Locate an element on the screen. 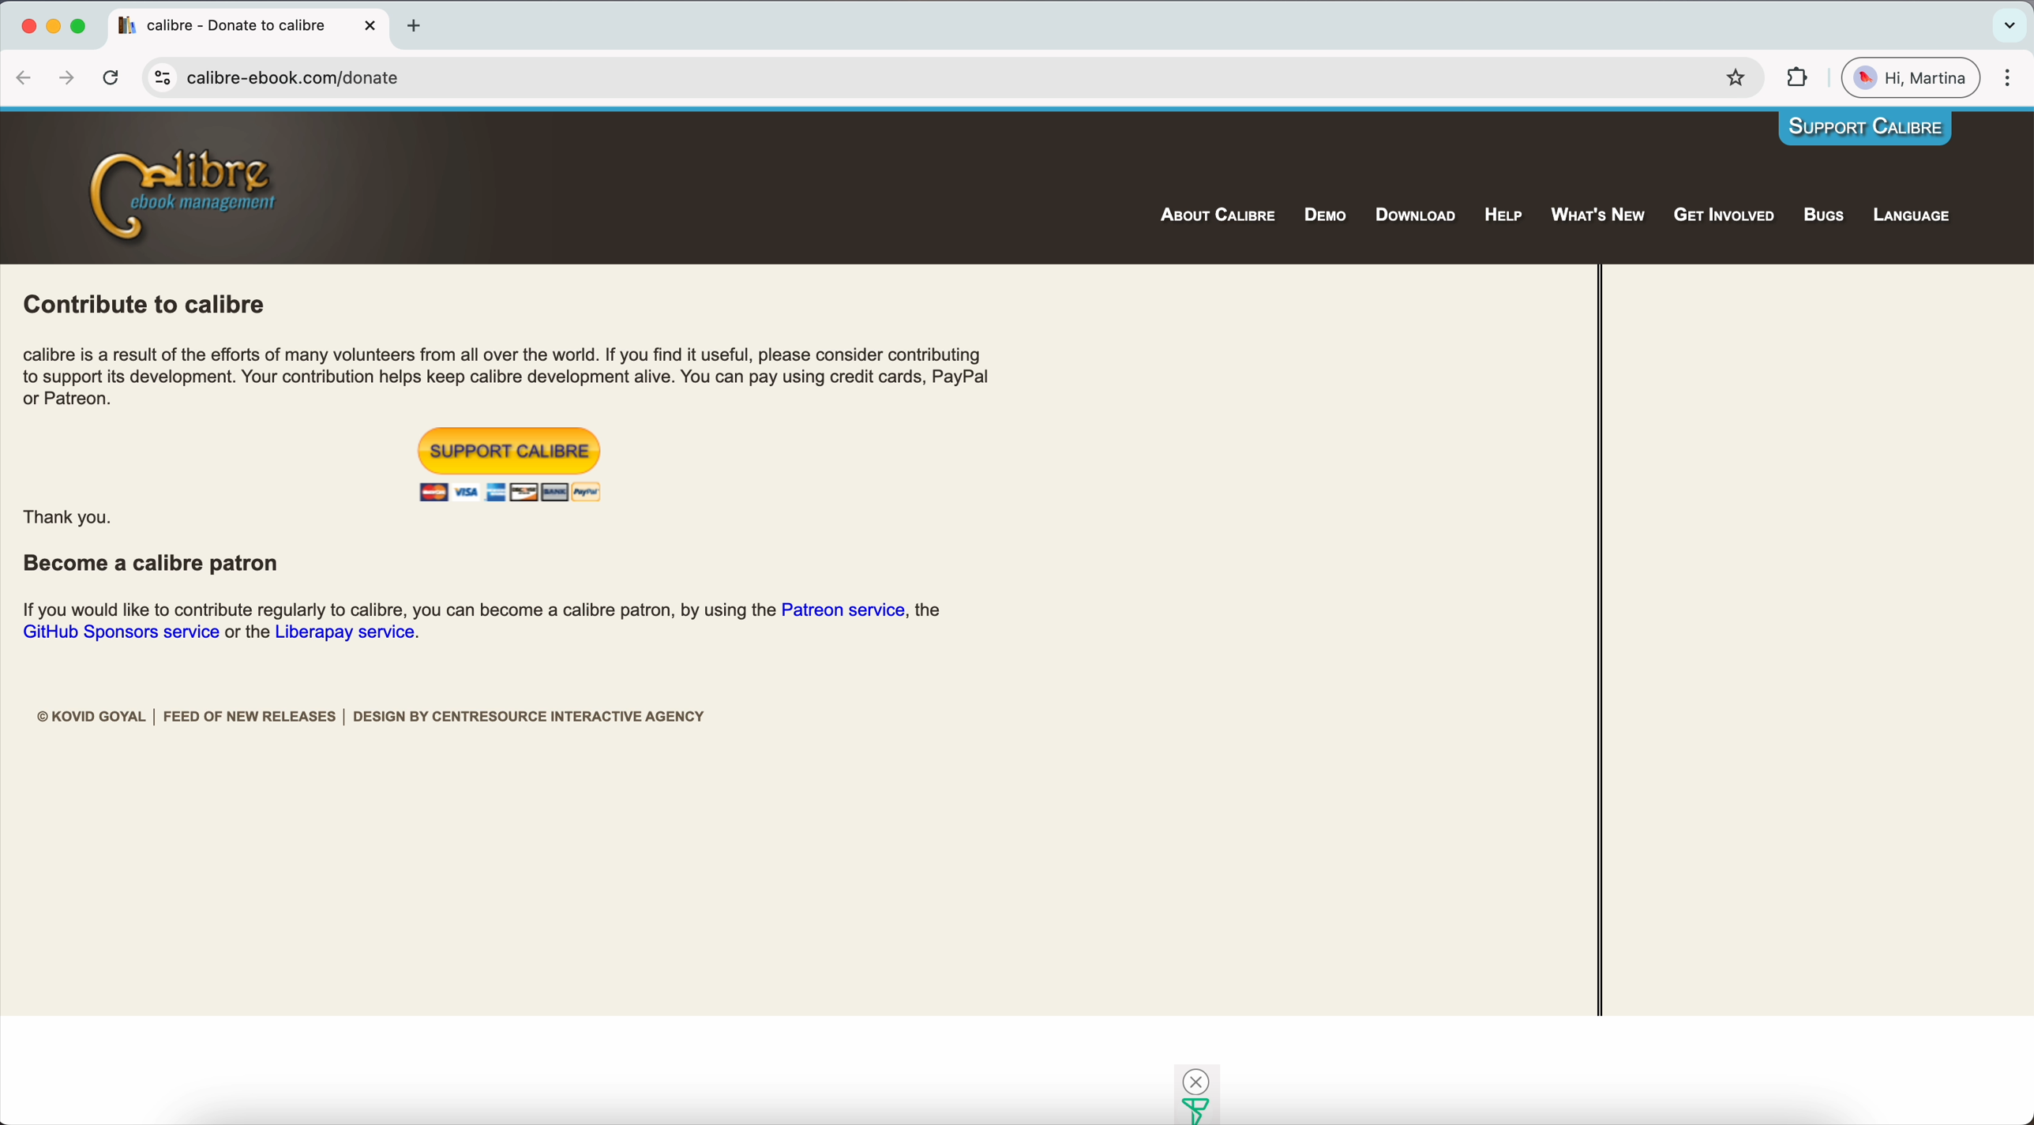  tab is located at coordinates (246, 26).